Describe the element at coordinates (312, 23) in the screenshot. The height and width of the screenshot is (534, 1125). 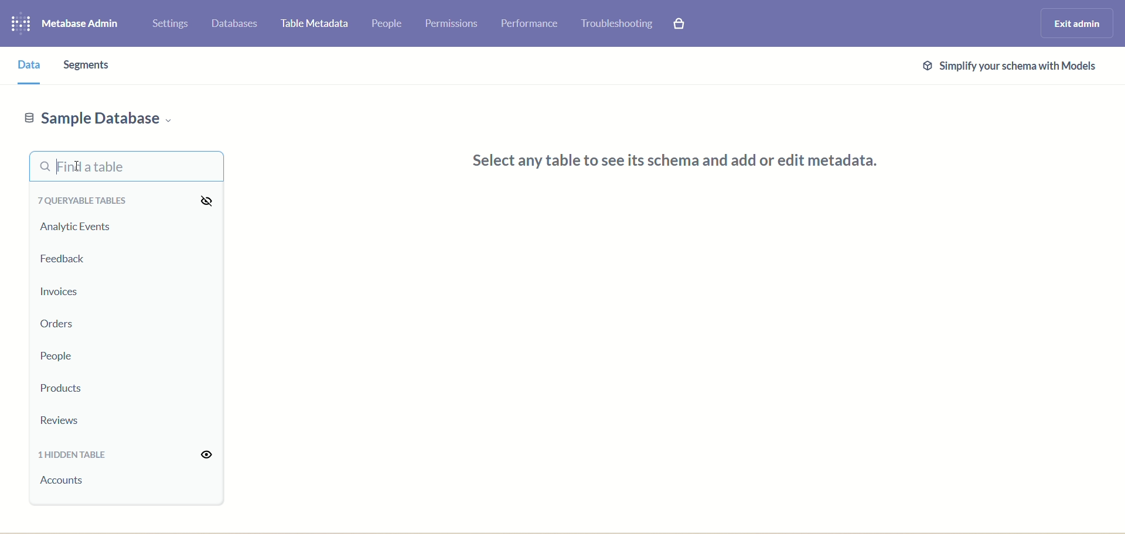
I see `table metadata` at that location.